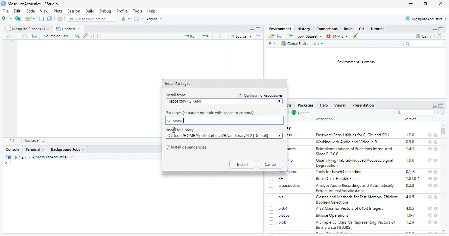 The image size is (449, 236). Describe the element at coordinates (42, 19) in the screenshot. I see `save` at that location.